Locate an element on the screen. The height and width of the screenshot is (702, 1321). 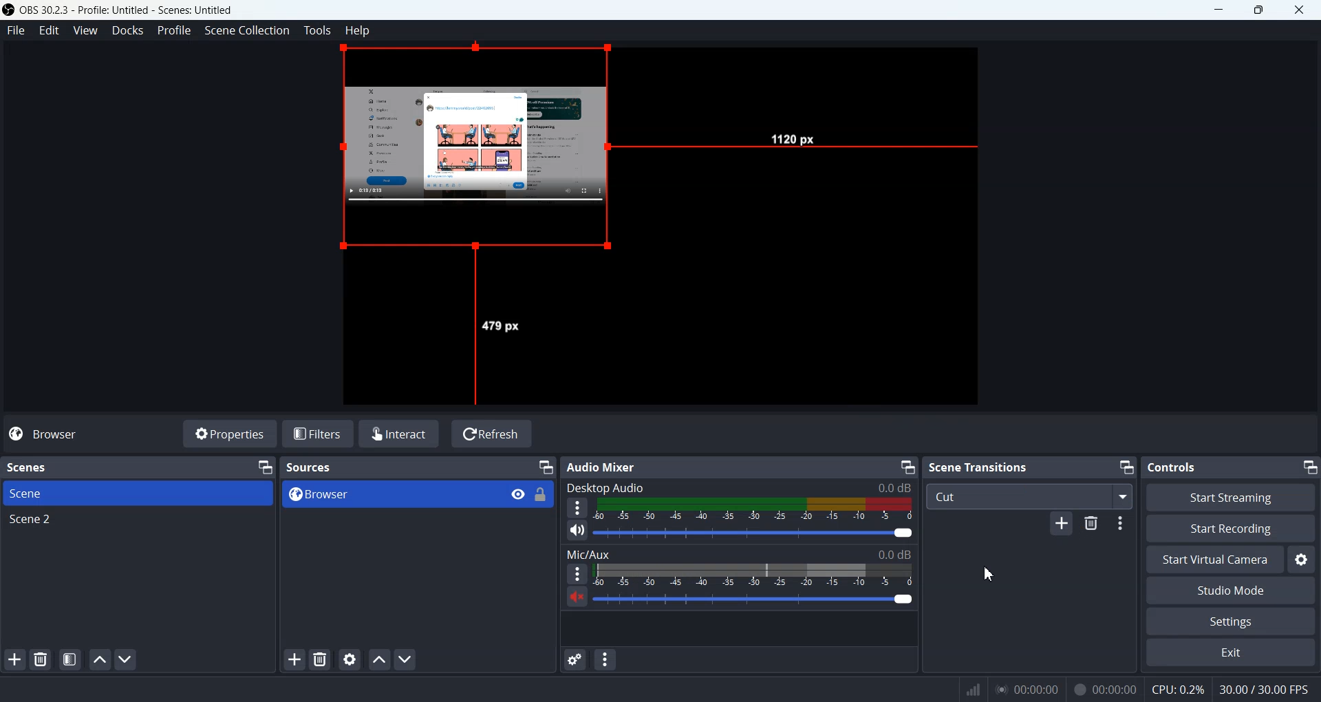
Minimize is located at coordinates (546, 466).